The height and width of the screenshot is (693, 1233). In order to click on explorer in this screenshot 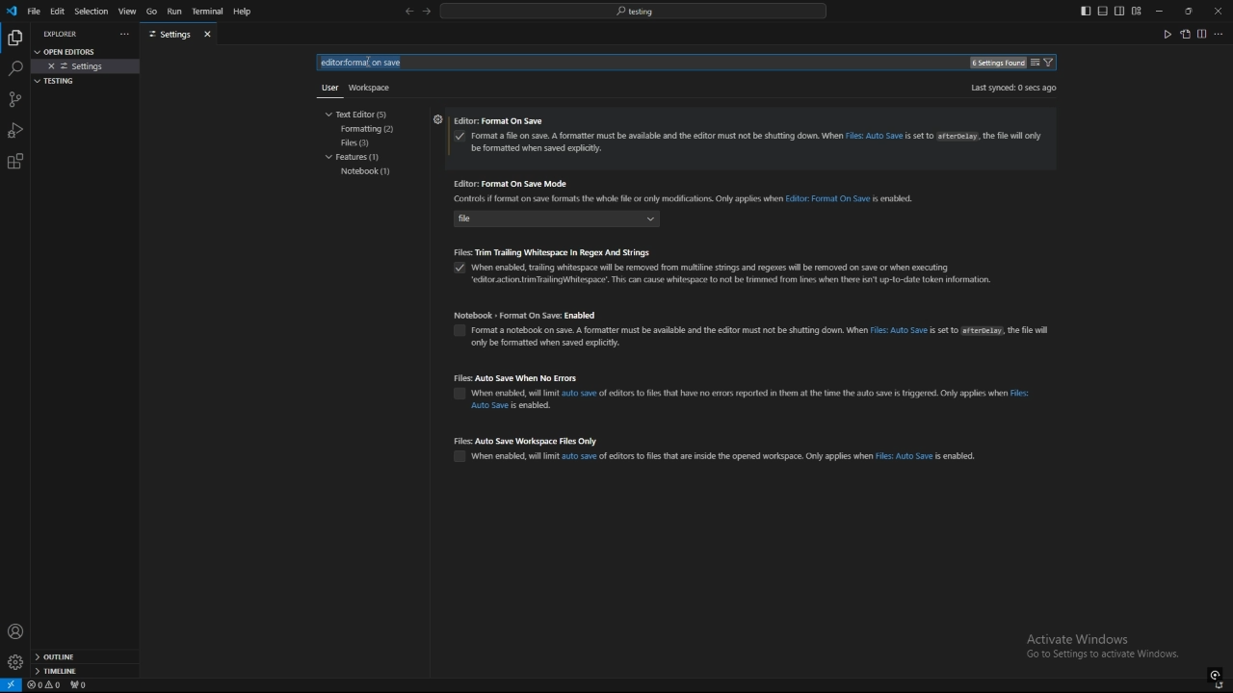, I will do `click(64, 34)`.